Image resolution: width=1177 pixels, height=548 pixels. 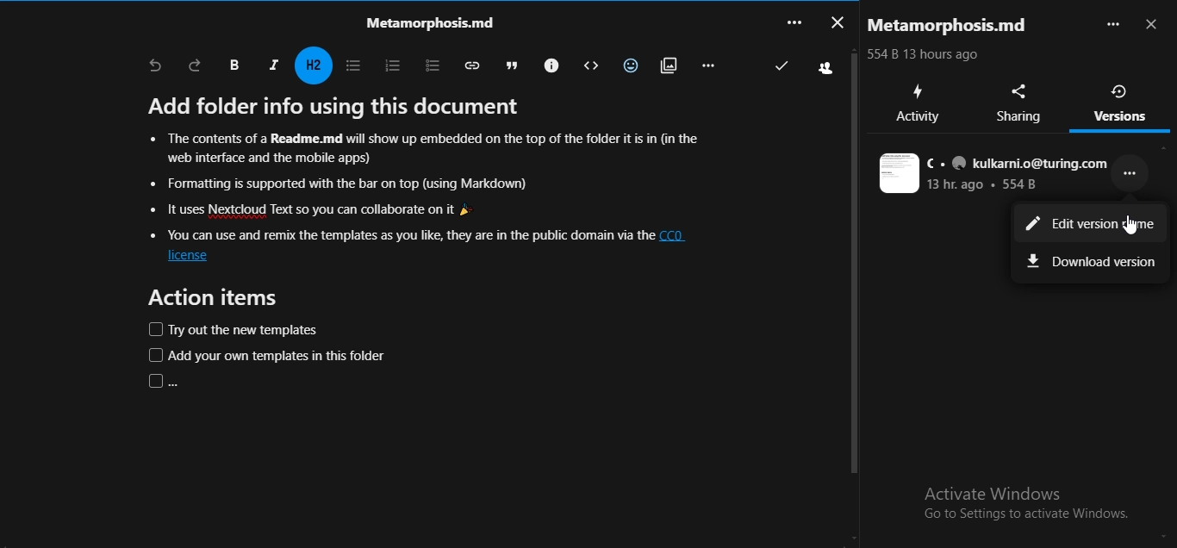 I want to click on more options, so click(x=1112, y=24).